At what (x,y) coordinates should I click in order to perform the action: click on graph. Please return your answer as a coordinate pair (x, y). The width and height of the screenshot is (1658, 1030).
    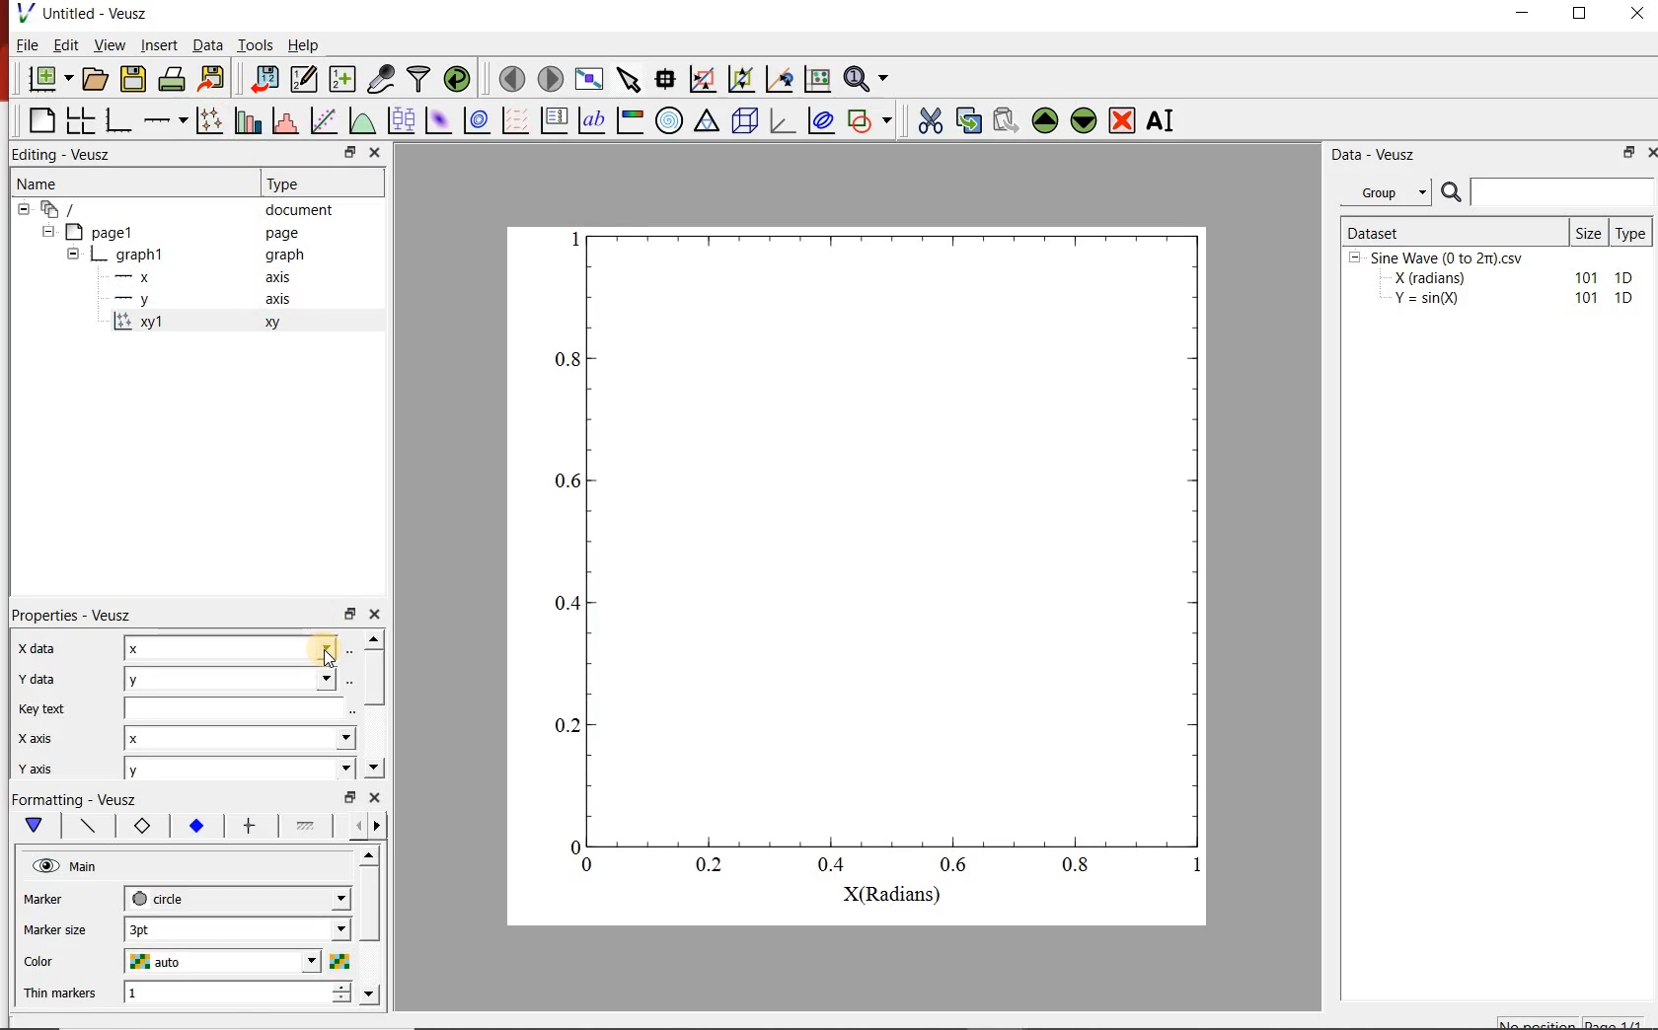
    Looking at the image, I should click on (282, 254).